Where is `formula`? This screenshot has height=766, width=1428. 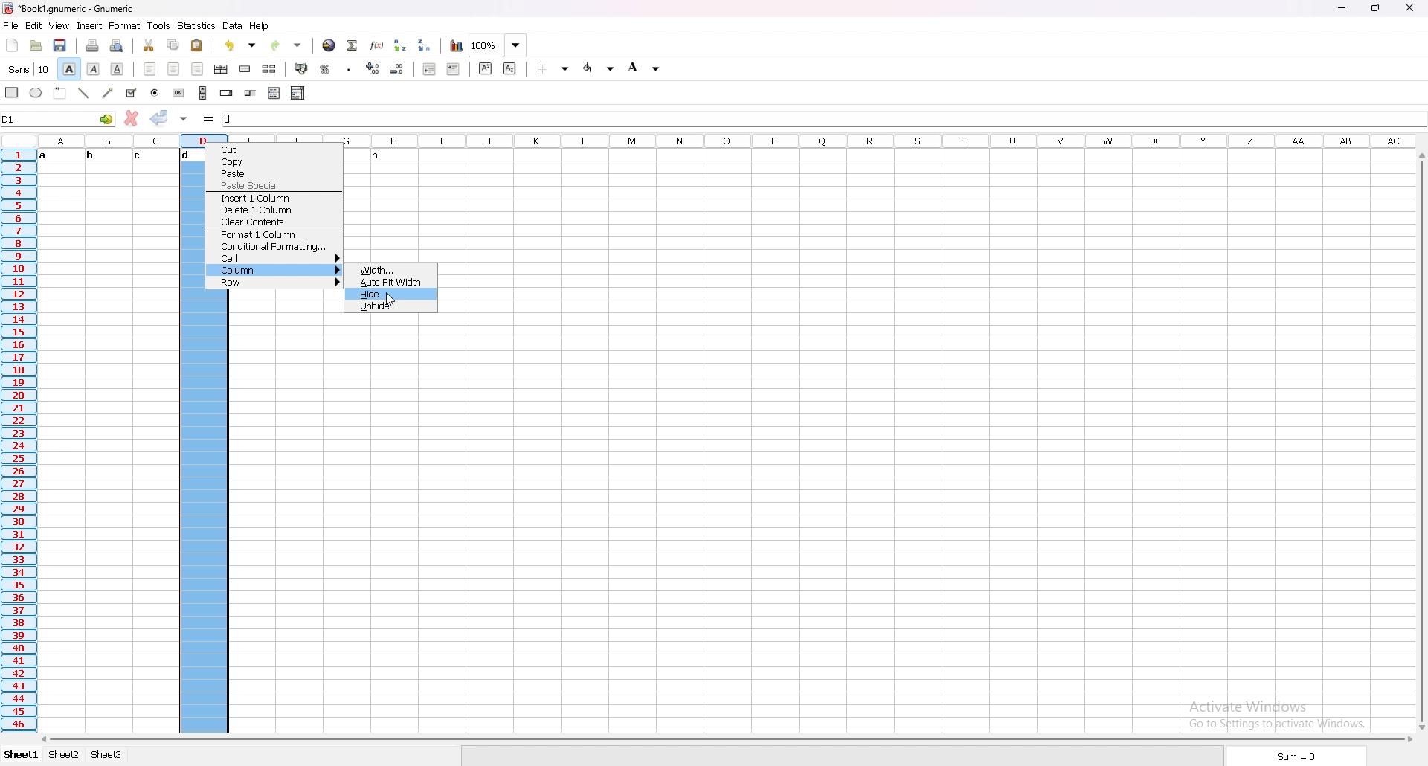
formula is located at coordinates (210, 119).